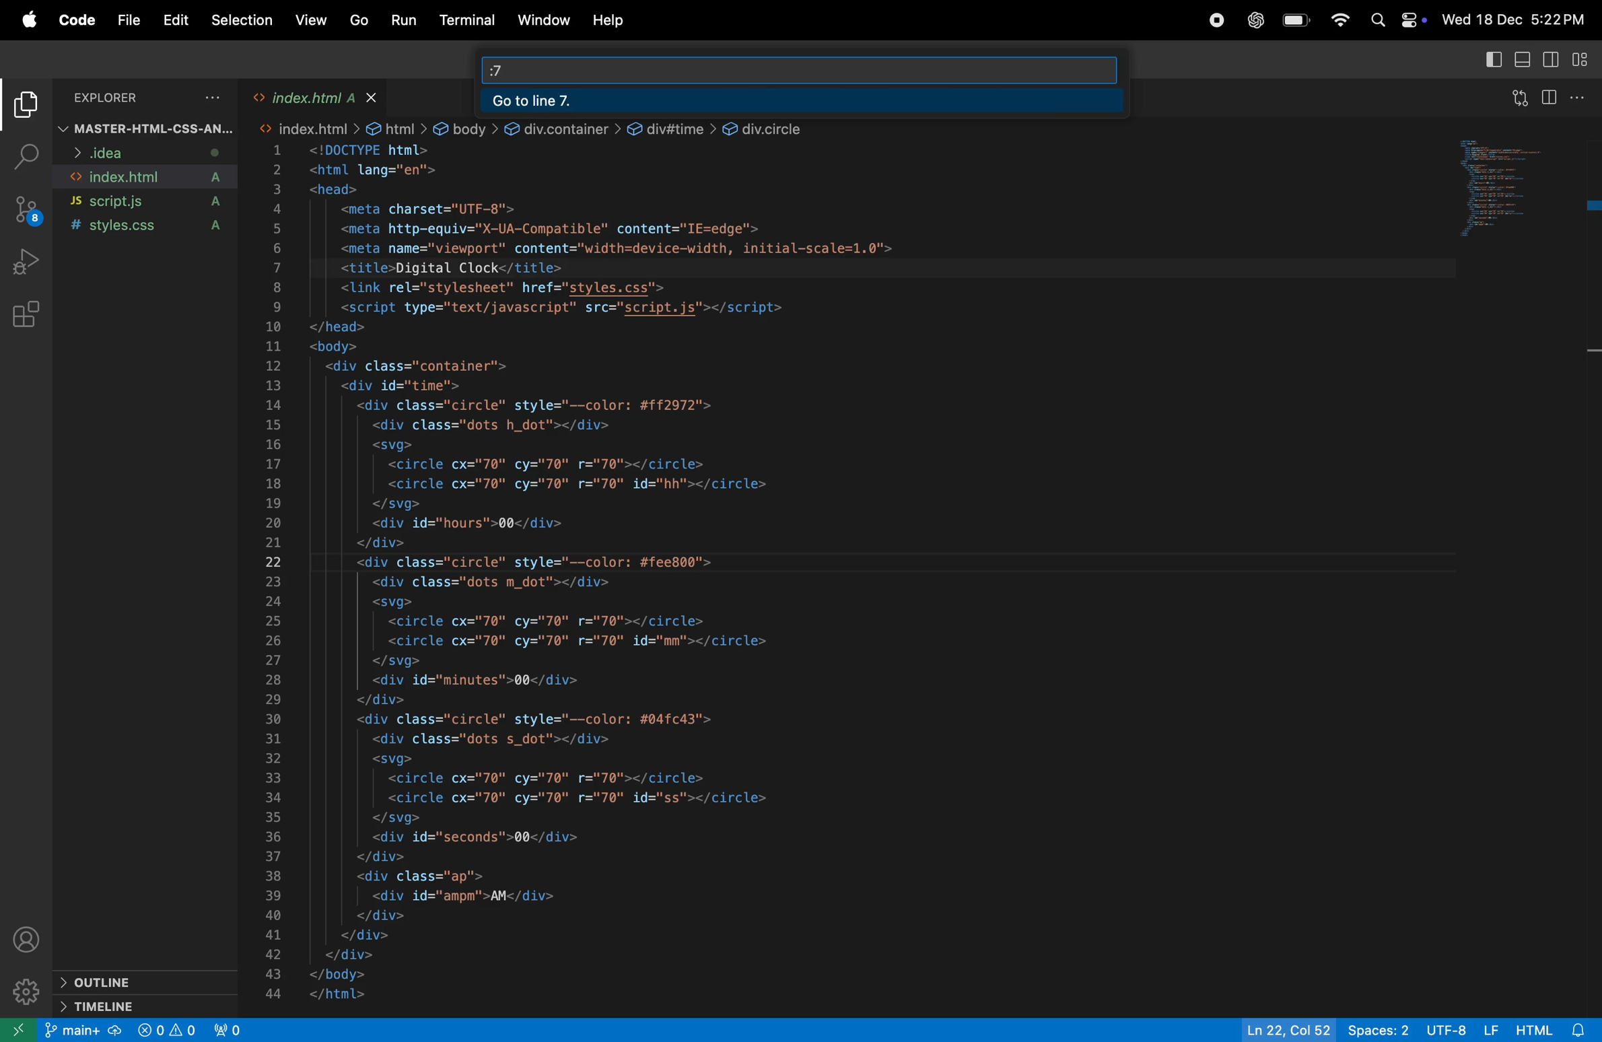 The height and width of the screenshot is (1042, 1602). Describe the element at coordinates (230, 1029) in the screenshot. I see `view port` at that location.